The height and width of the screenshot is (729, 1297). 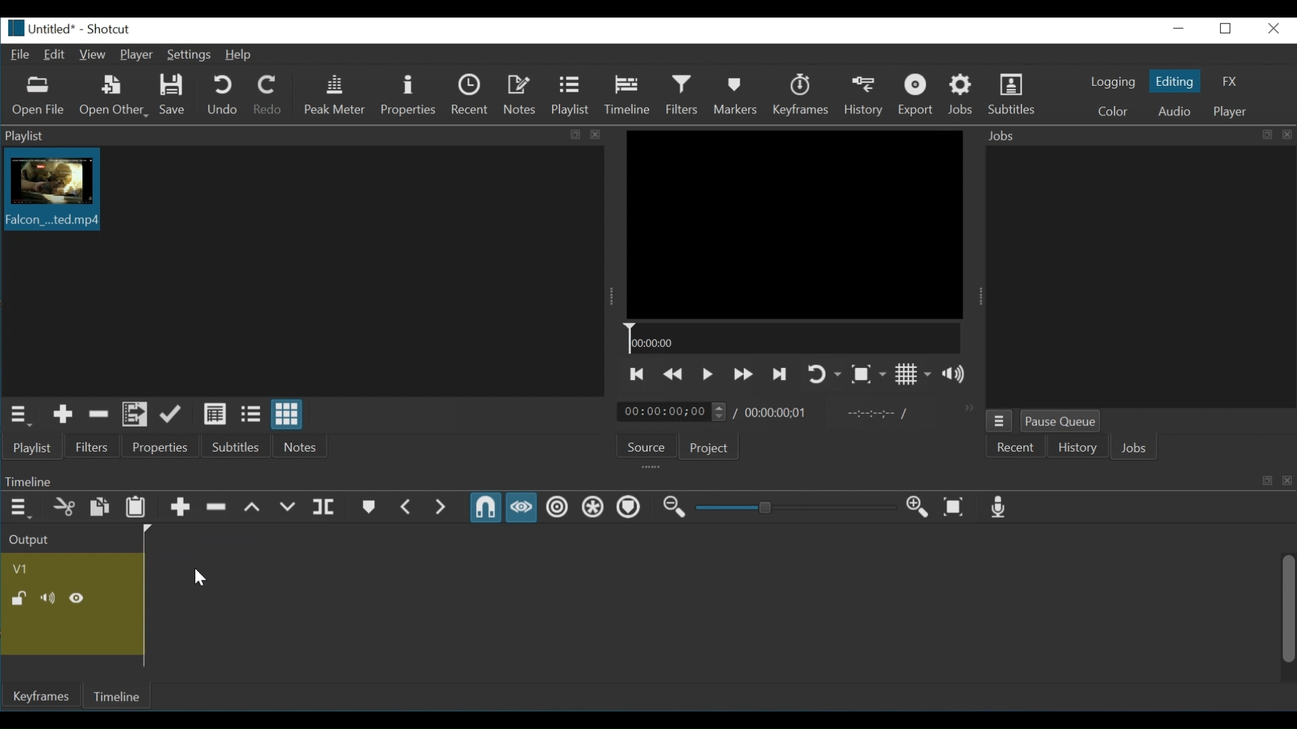 What do you see at coordinates (202, 578) in the screenshot?
I see `cursor` at bounding box center [202, 578].